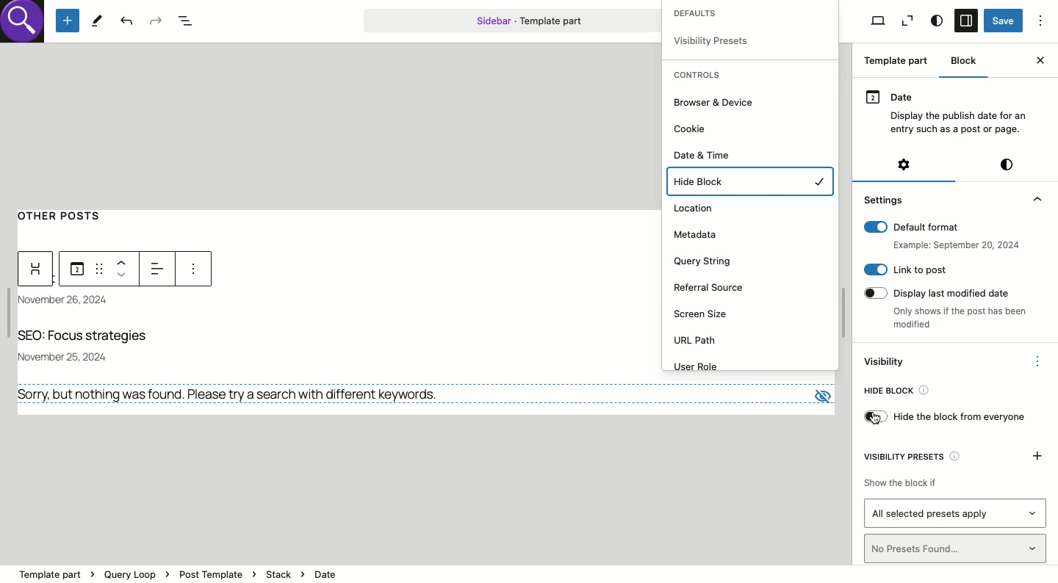  Describe the element at coordinates (903, 164) in the screenshot. I see `Settings` at that location.